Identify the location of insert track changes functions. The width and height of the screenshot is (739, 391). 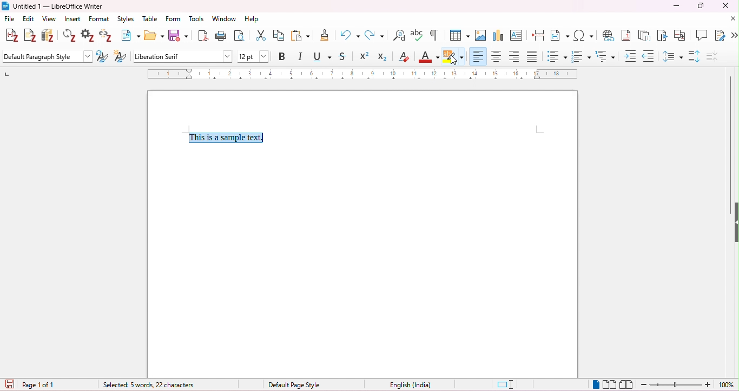
(720, 35).